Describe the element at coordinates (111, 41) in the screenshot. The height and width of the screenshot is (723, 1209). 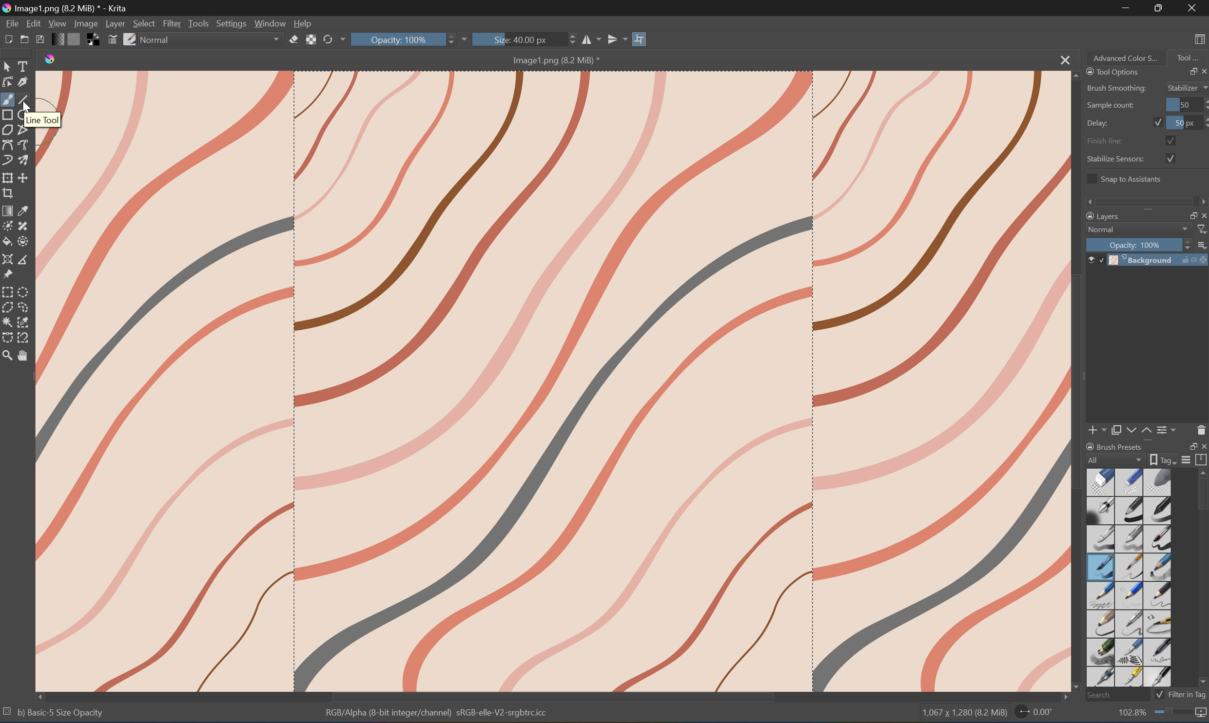
I see `Edit brush settings` at that location.